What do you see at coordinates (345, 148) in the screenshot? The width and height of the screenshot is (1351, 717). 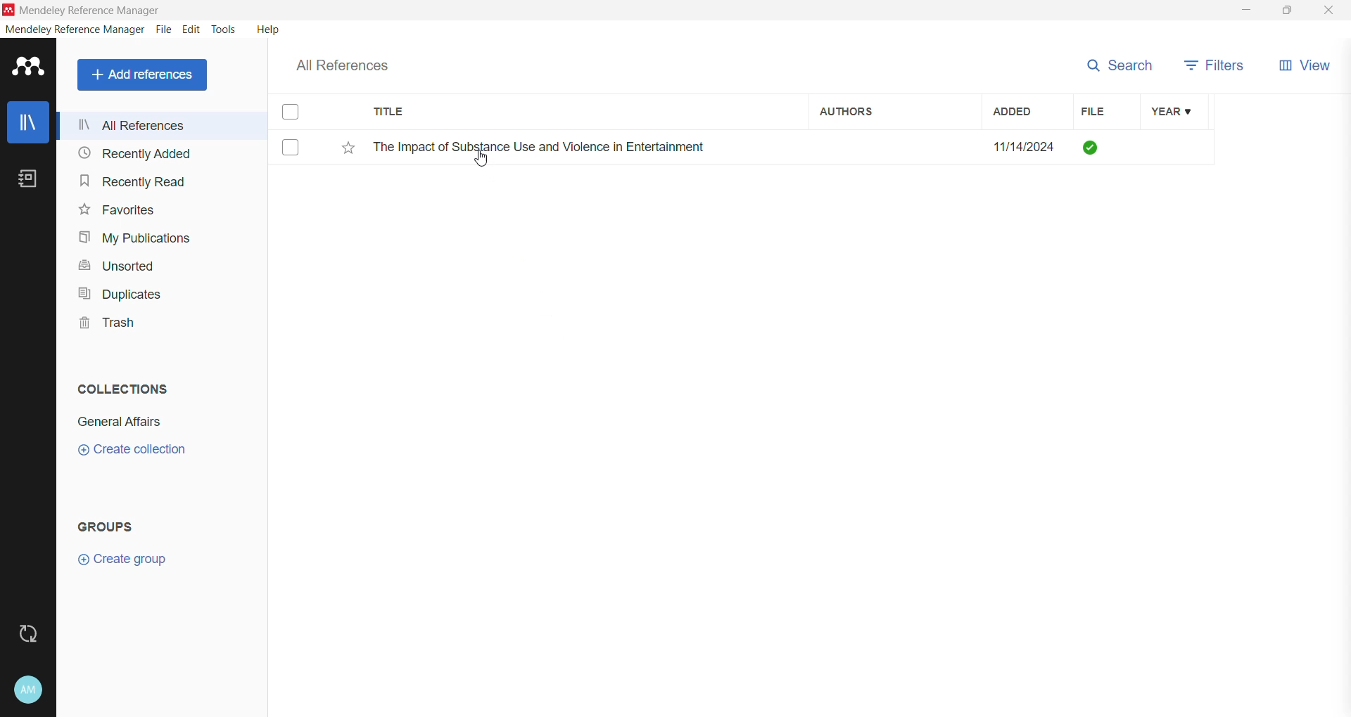 I see `Click to Add to Favorites` at bounding box center [345, 148].